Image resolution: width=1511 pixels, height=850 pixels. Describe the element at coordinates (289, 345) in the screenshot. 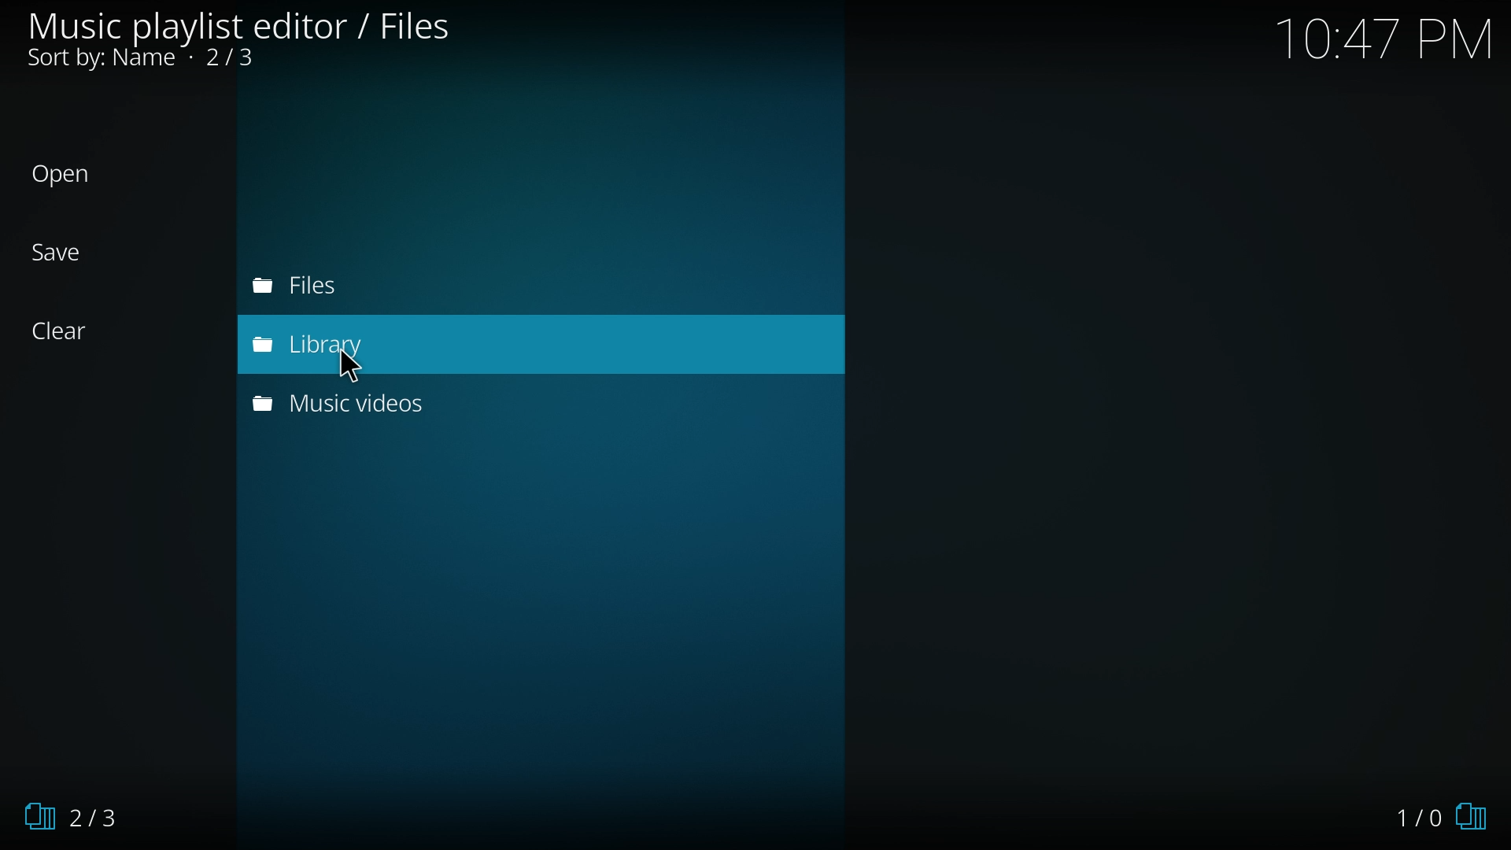

I see `library` at that location.